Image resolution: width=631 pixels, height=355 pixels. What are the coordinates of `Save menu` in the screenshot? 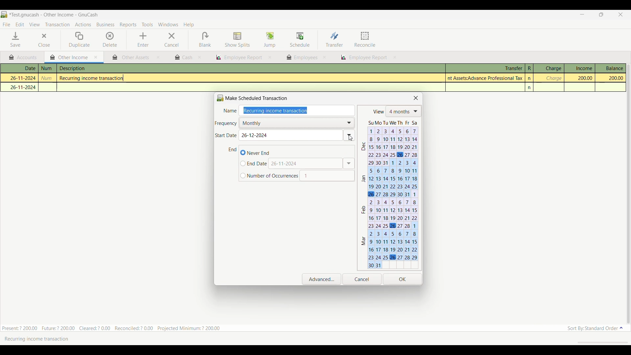 It's located at (16, 39).